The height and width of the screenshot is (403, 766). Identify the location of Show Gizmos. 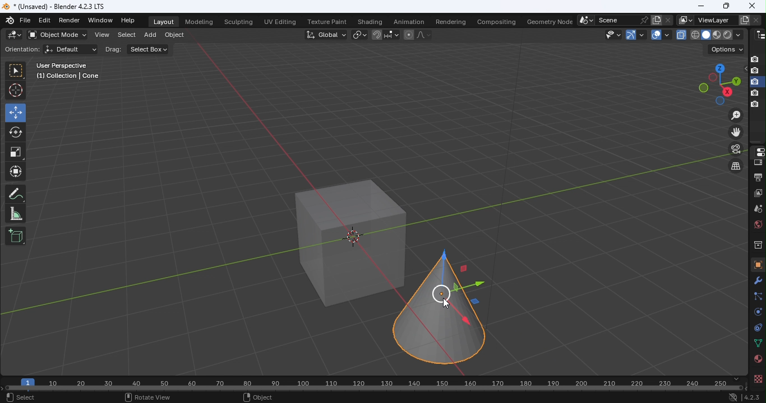
(642, 34).